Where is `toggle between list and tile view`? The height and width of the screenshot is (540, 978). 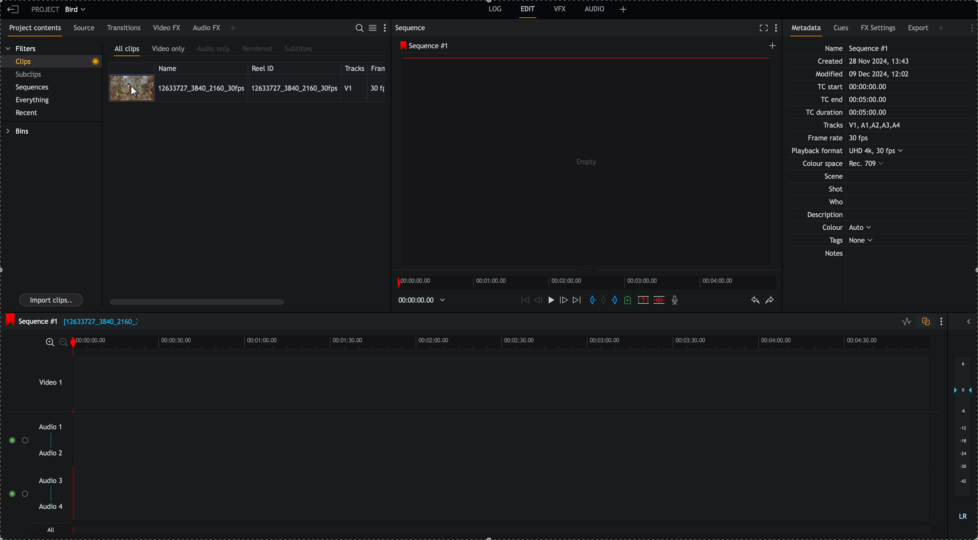 toggle between list and tile view is located at coordinates (374, 28).